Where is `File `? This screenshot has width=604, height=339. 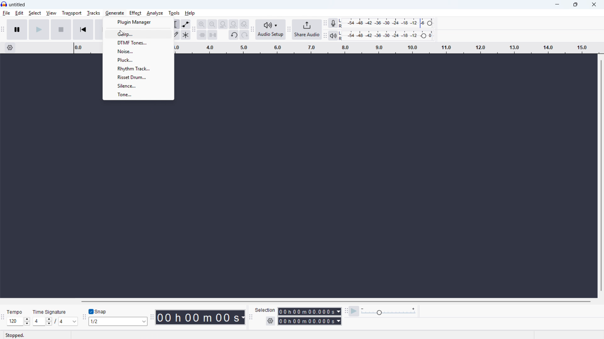
File  is located at coordinates (6, 13).